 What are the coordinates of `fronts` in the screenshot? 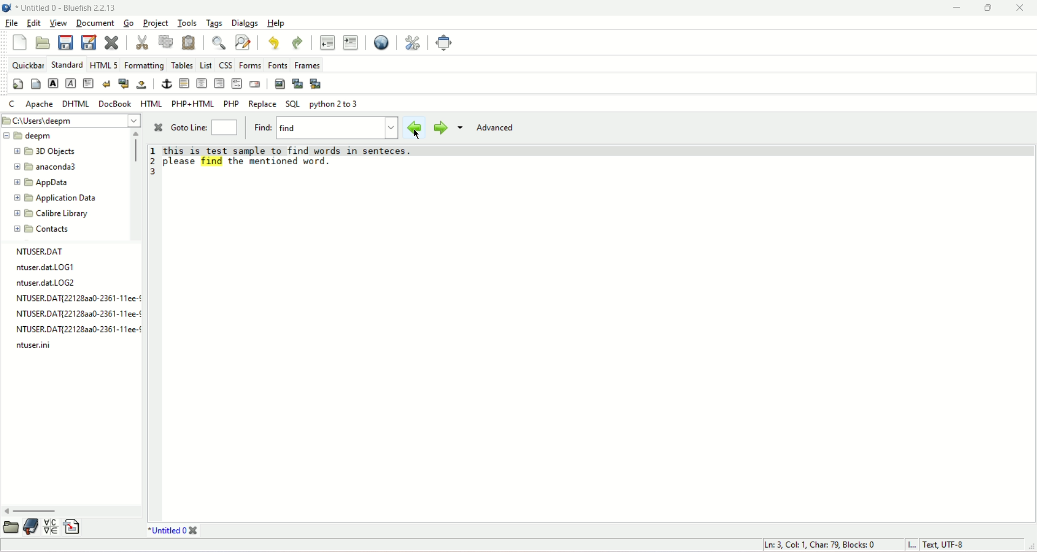 It's located at (279, 64).